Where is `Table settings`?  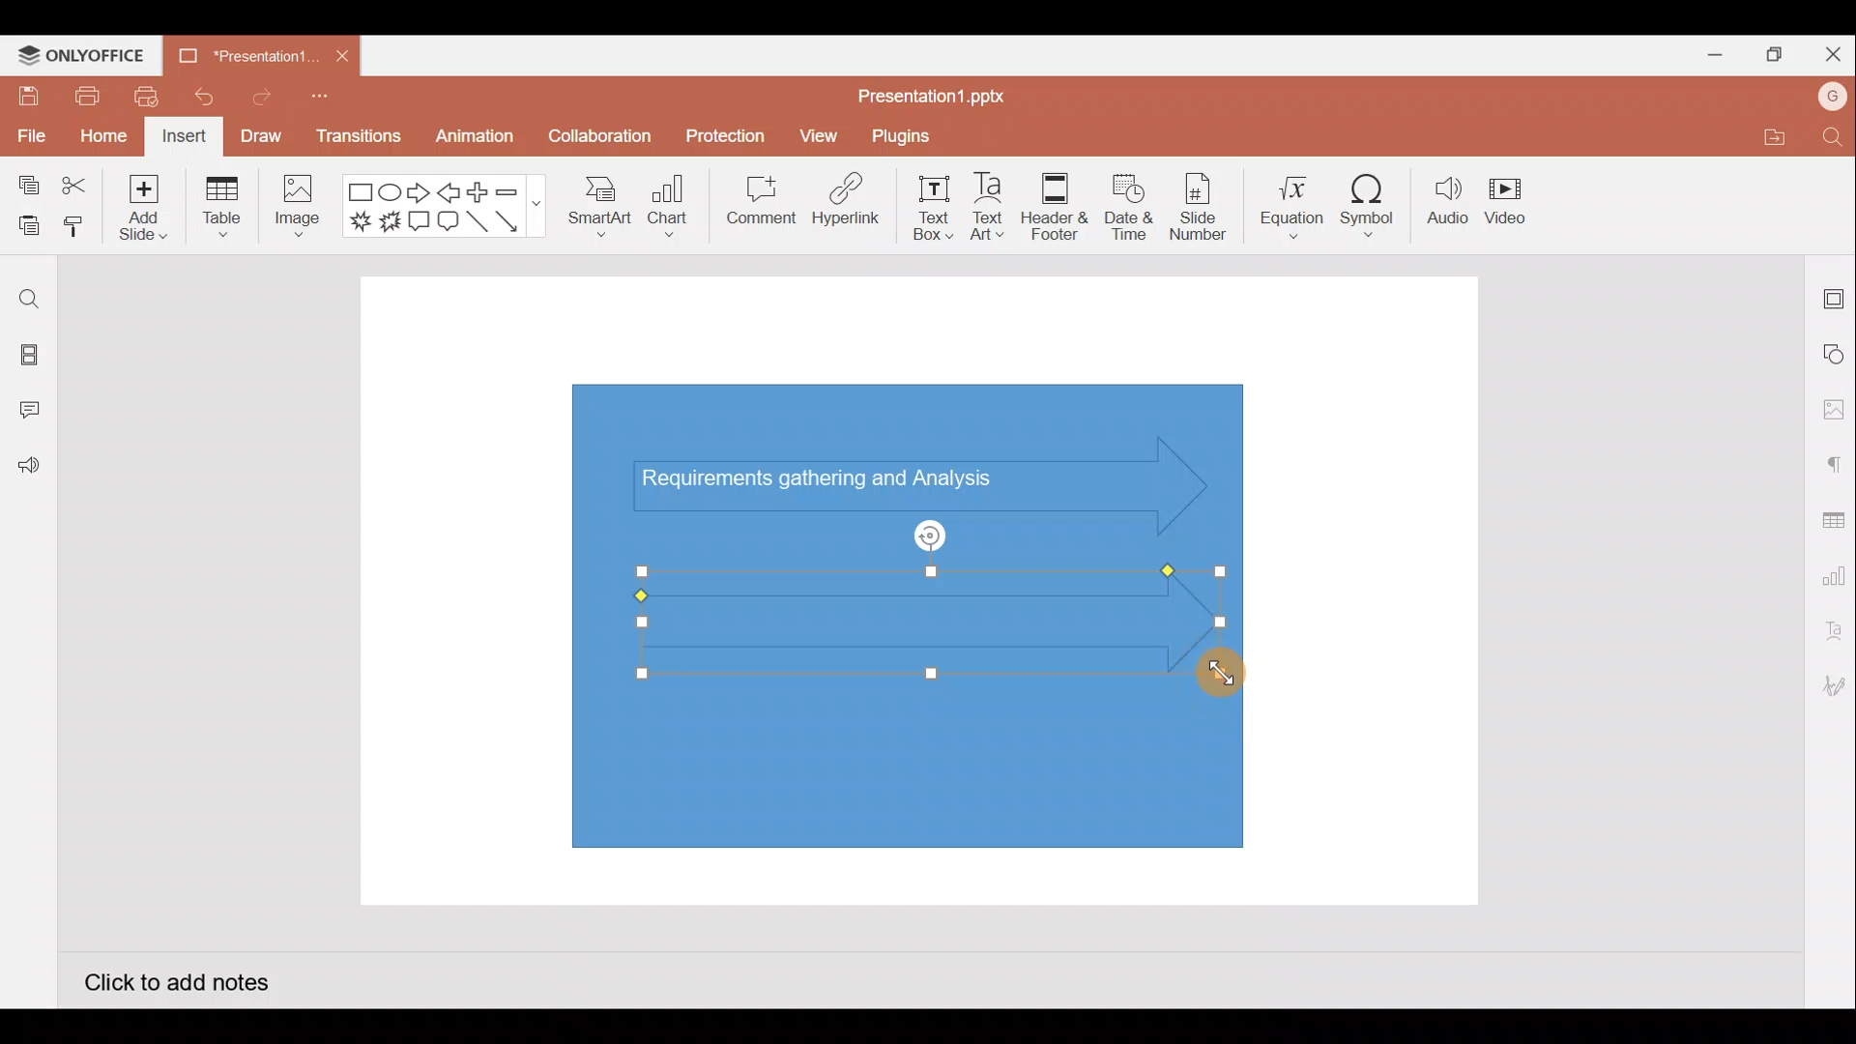 Table settings is located at coordinates (1829, 518).